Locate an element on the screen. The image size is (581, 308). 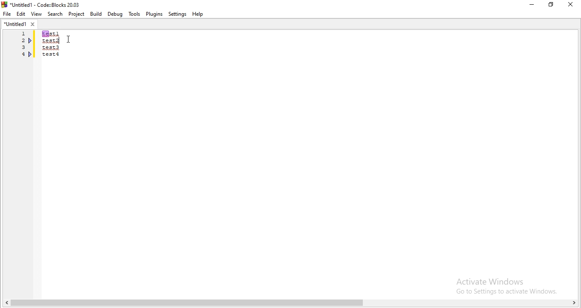
Restore is located at coordinates (550, 6).